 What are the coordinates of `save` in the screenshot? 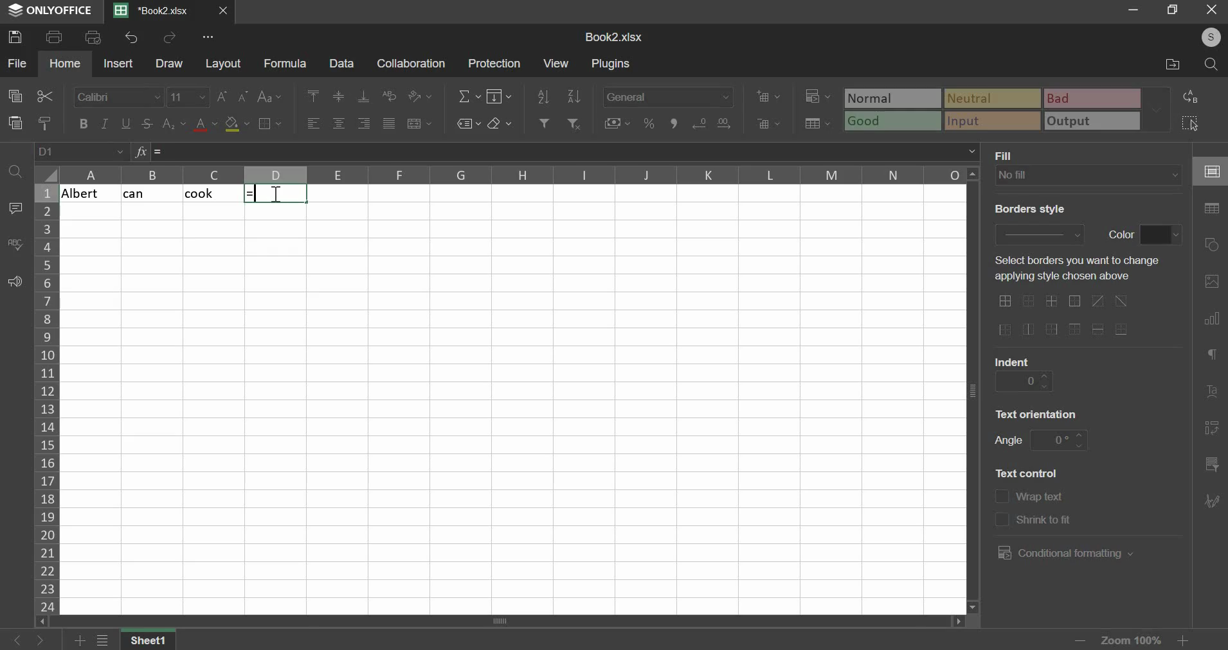 It's located at (18, 37).